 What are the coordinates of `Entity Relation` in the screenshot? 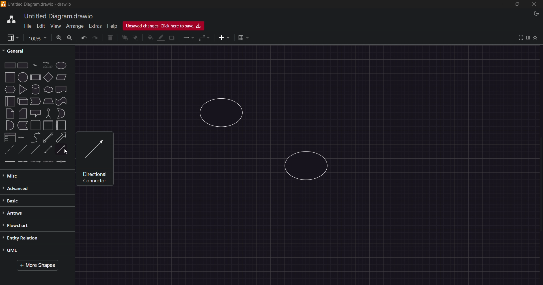 It's located at (28, 238).